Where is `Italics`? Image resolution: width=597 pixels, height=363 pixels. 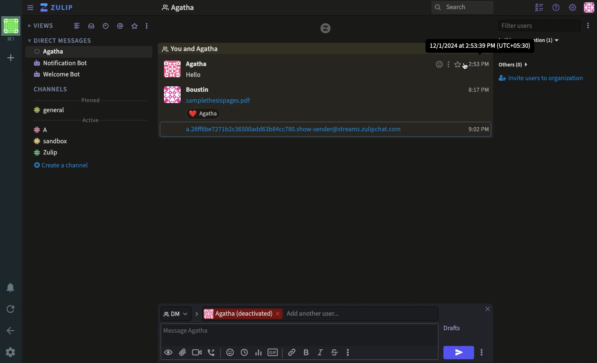 Italics is located at coordinates (321, 352).